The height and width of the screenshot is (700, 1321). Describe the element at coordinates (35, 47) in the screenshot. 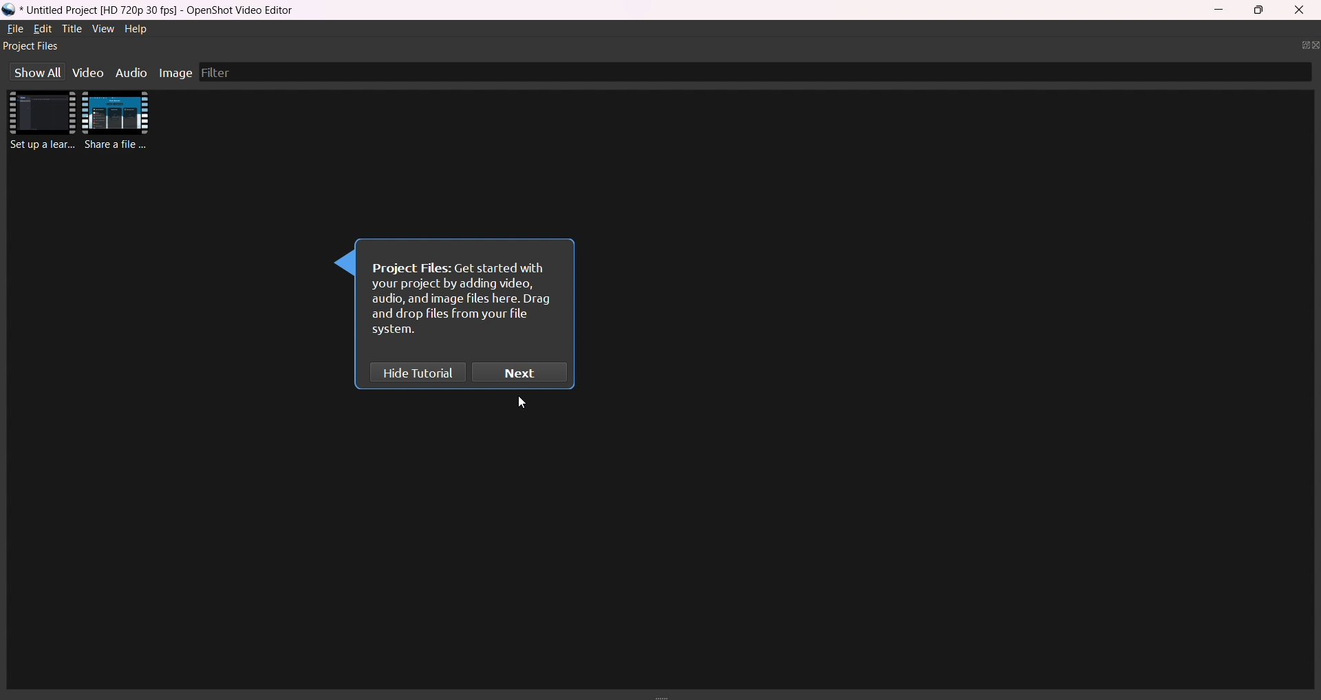

I see `project files` at that location.